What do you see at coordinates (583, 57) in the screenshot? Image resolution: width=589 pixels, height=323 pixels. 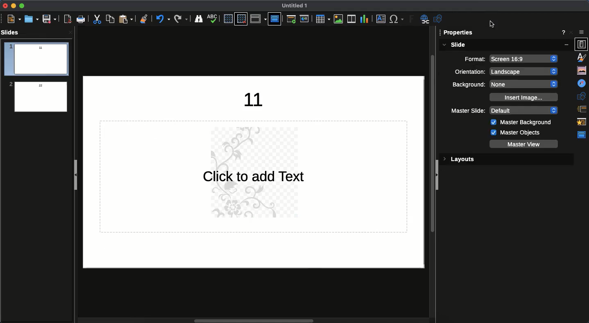 I see `Styles` at bounding box center [583, 57].